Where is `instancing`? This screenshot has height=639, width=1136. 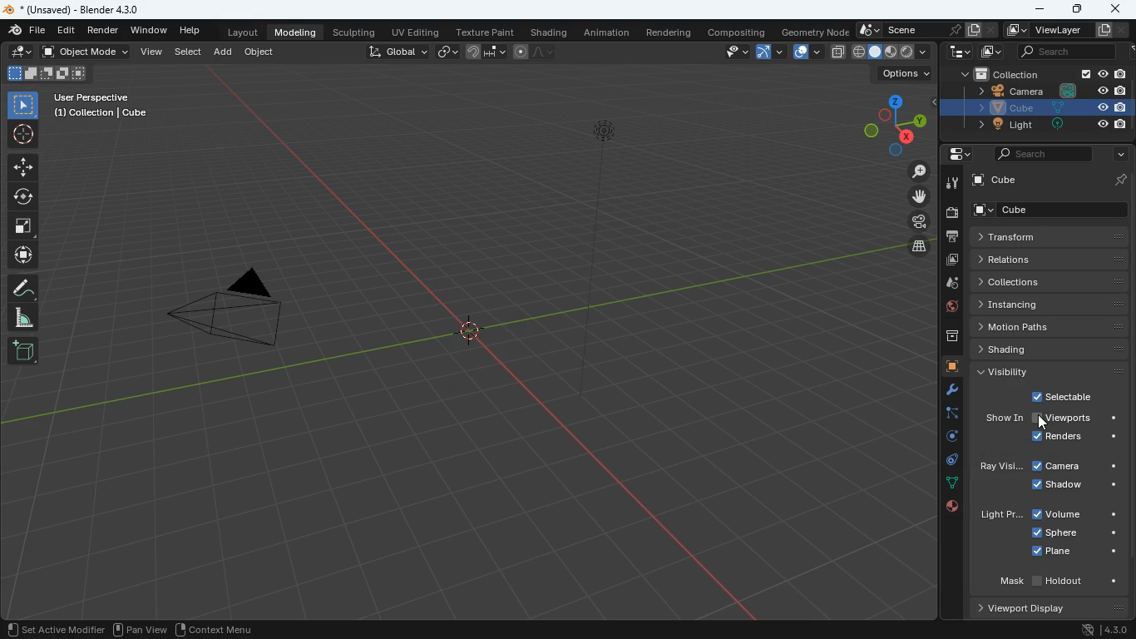
instancing is located at coordinates (1050, 305).